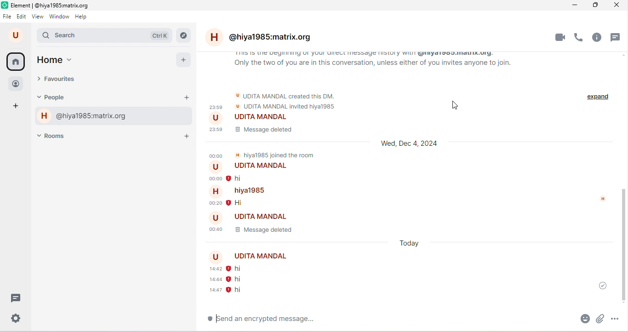  What do you see at coordinates (372, 62) in the screenshot?
I see `text on conversation` at bounding box center [372, 62].